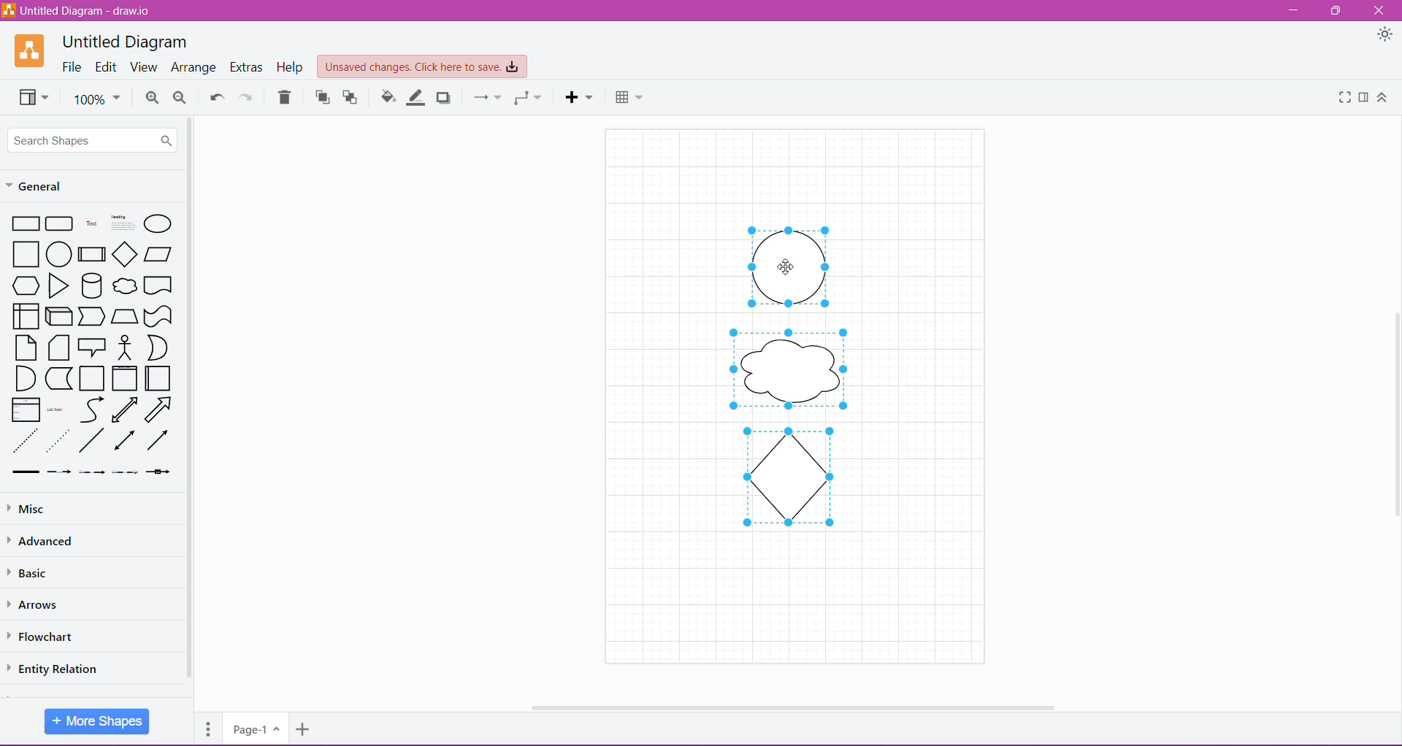 The width and height of the screenshot is (1402, 746). Describe the element at coordinates (248, 67) in the screenshot. I see `Extras` at that location.